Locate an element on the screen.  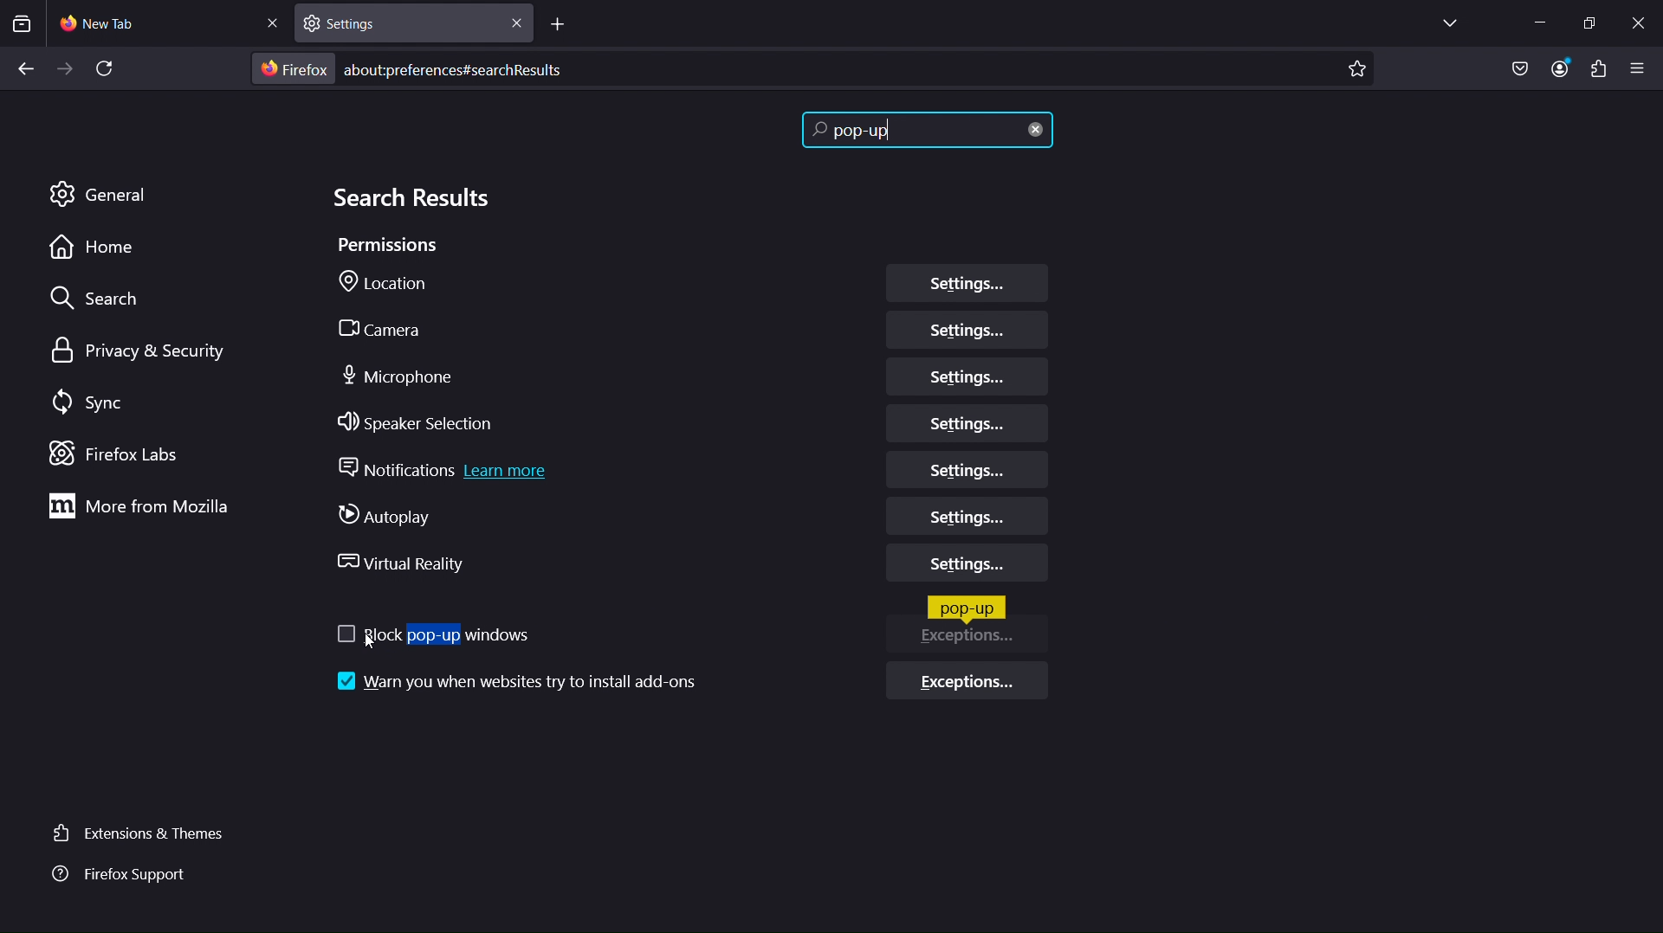
Notifications Learn More is located at coordinates (445, 472).